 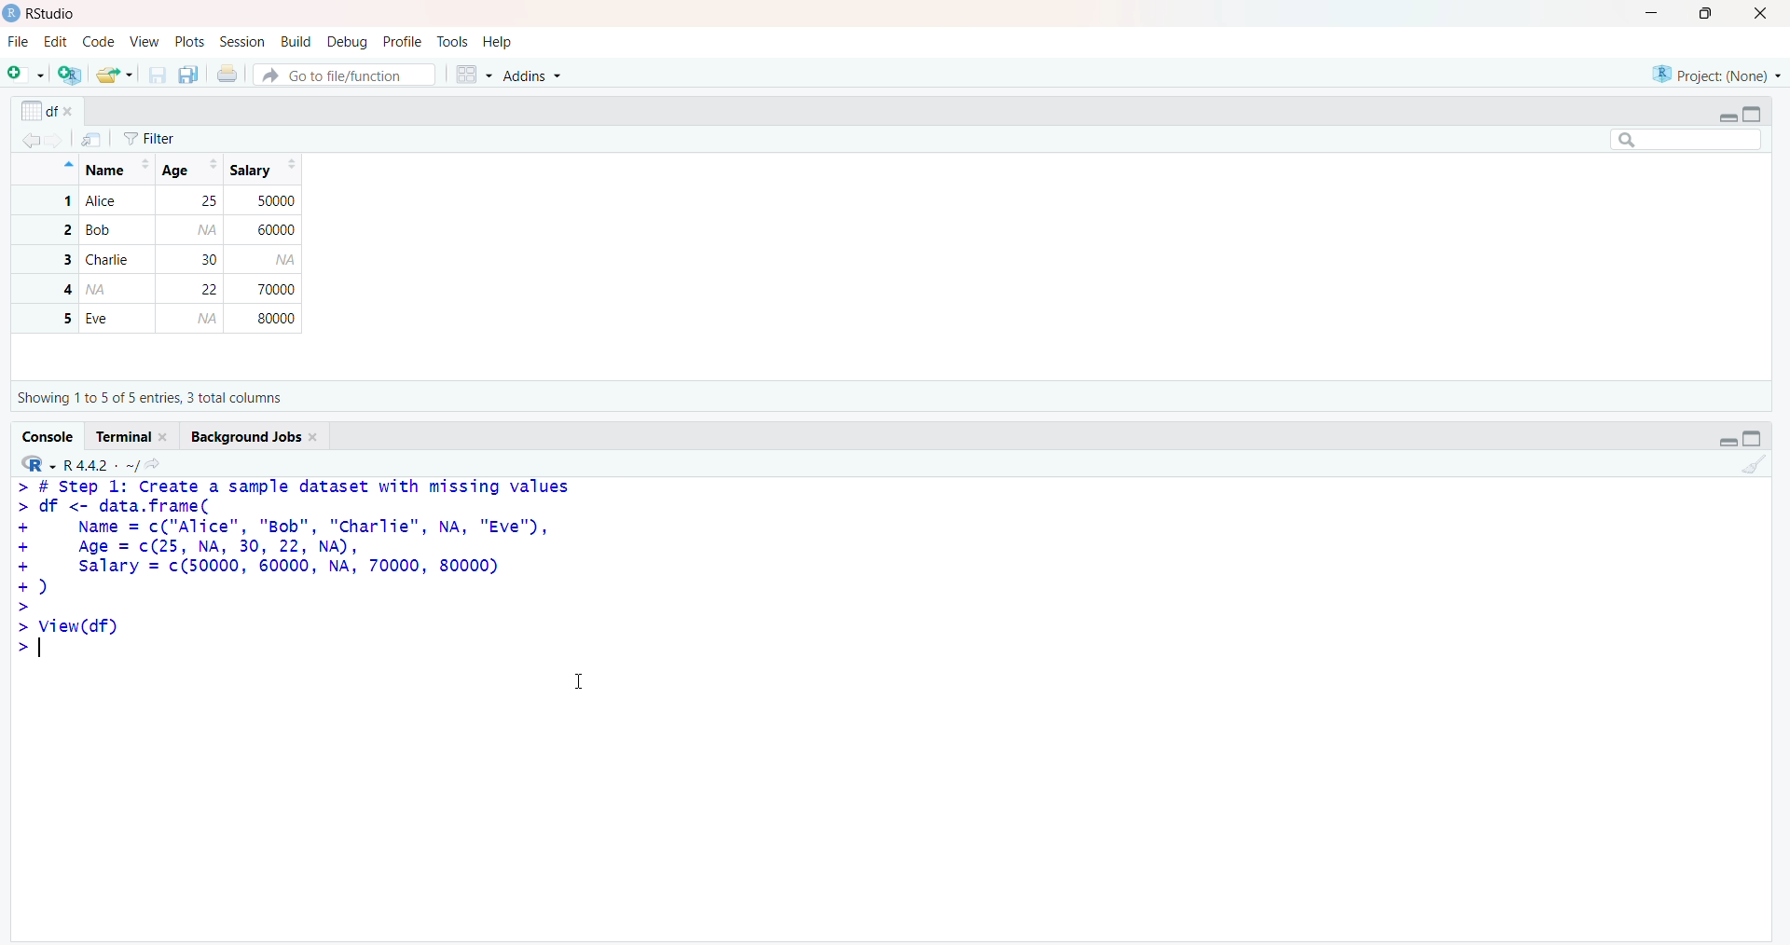 I want to click on View, so click(x=144, y=43).